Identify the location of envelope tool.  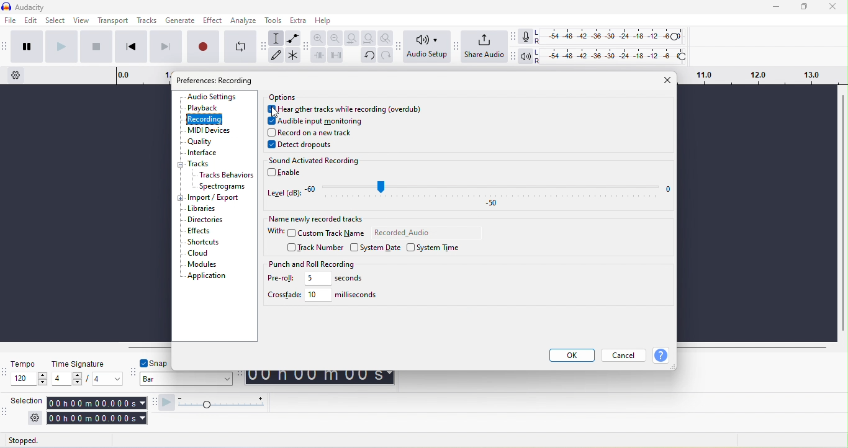
(294, 37).